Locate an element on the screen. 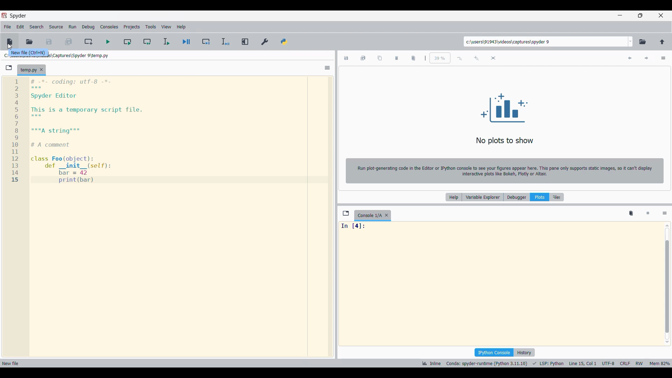  Run current cell and go to next one is located at coordinates (147, 42).